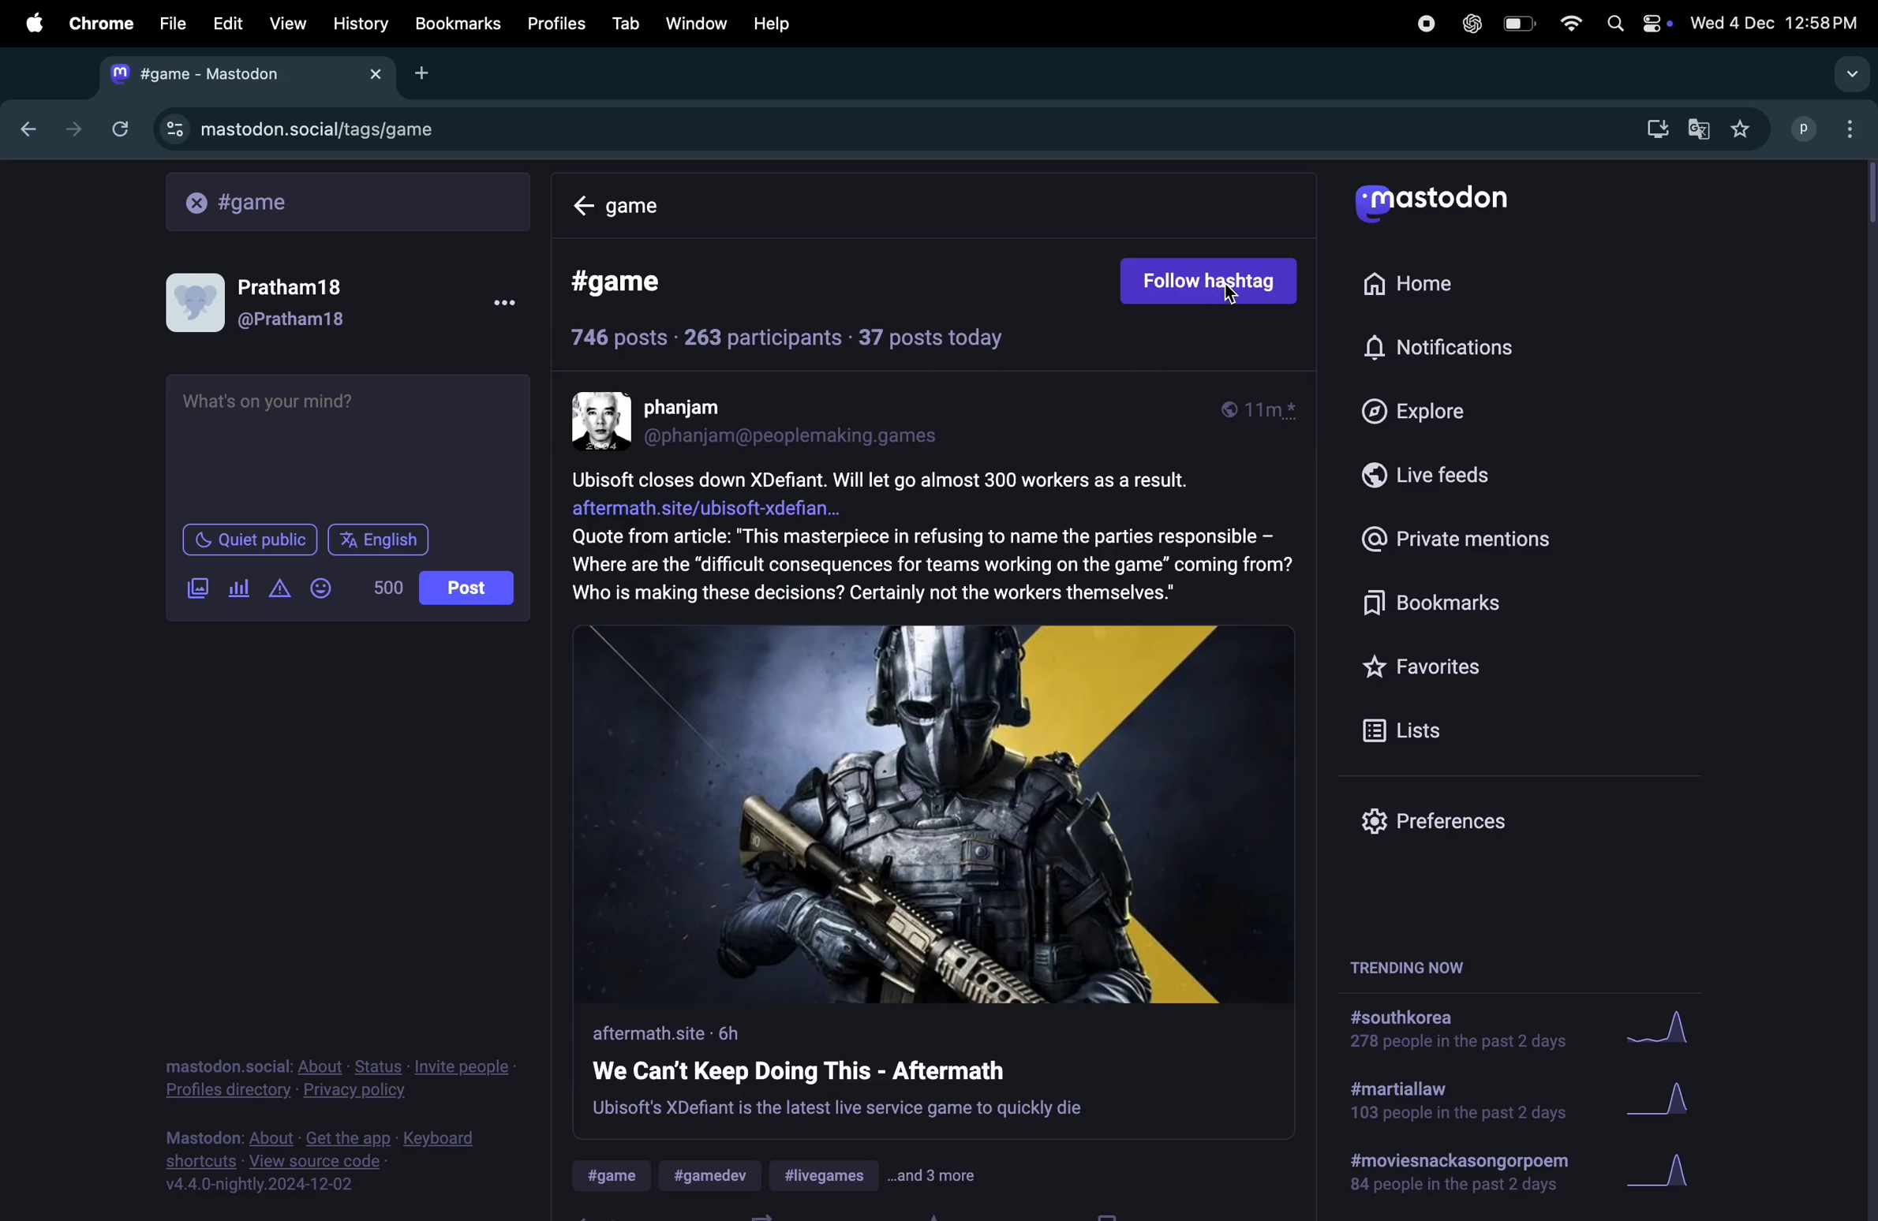 Image resolution: width=1878 pixels, height=1221 pixels. I want to click on add text box, so click(346, 445).